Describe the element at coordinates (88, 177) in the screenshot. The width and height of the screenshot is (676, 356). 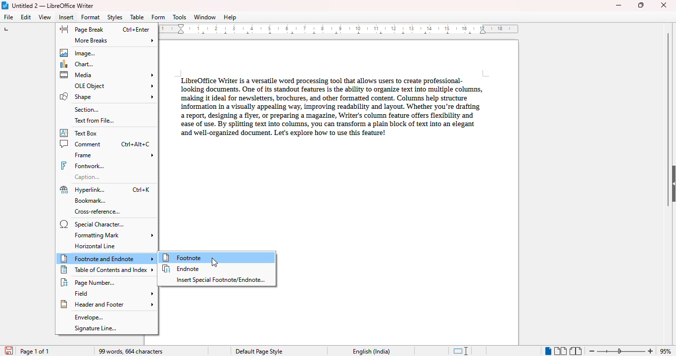
I see `caption` at that location.